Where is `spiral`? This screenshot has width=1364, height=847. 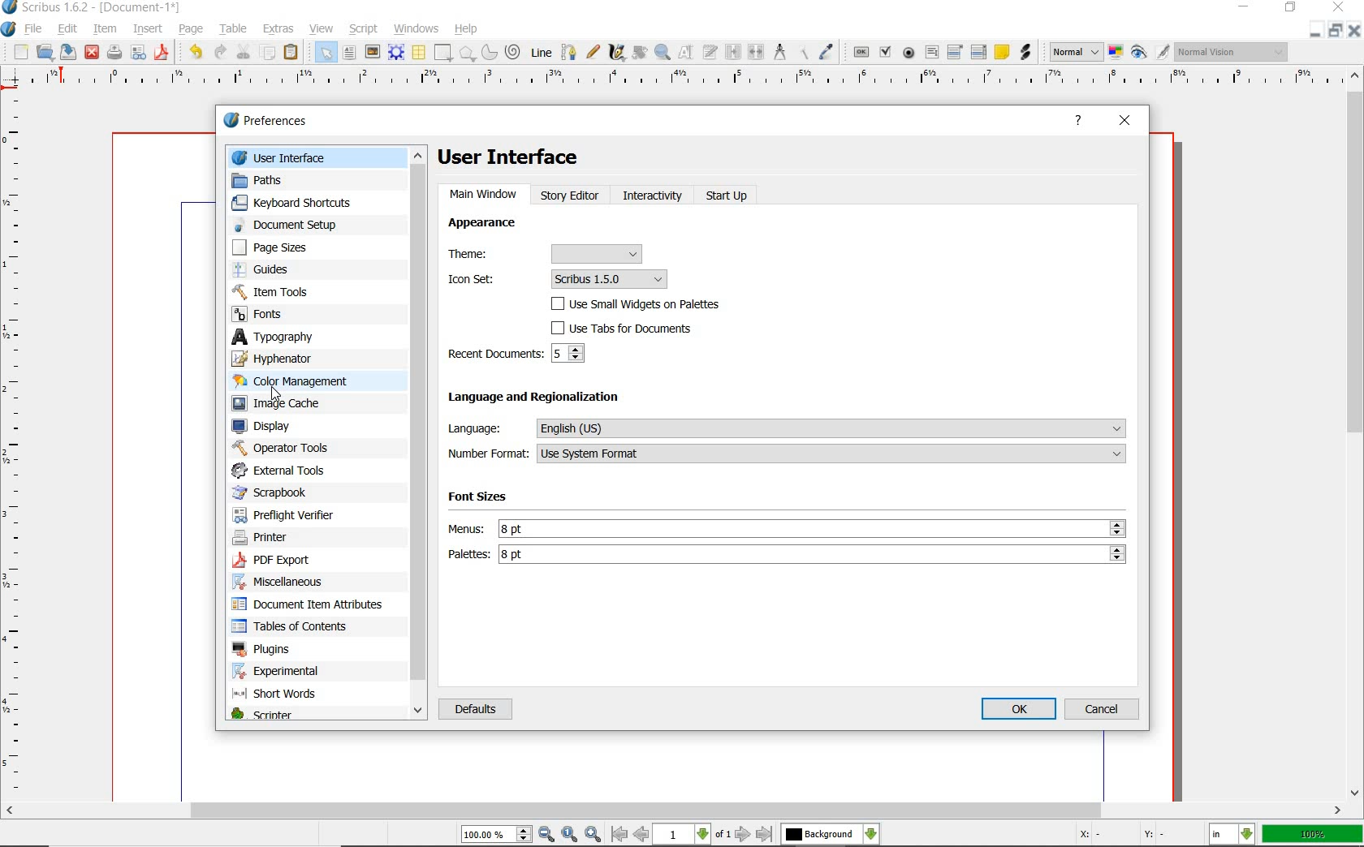
spiral is located at coordinates (513, 51).